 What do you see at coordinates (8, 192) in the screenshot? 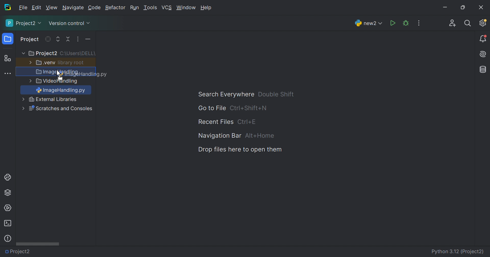
I see `Python packages` at bounding box center [8, 192].